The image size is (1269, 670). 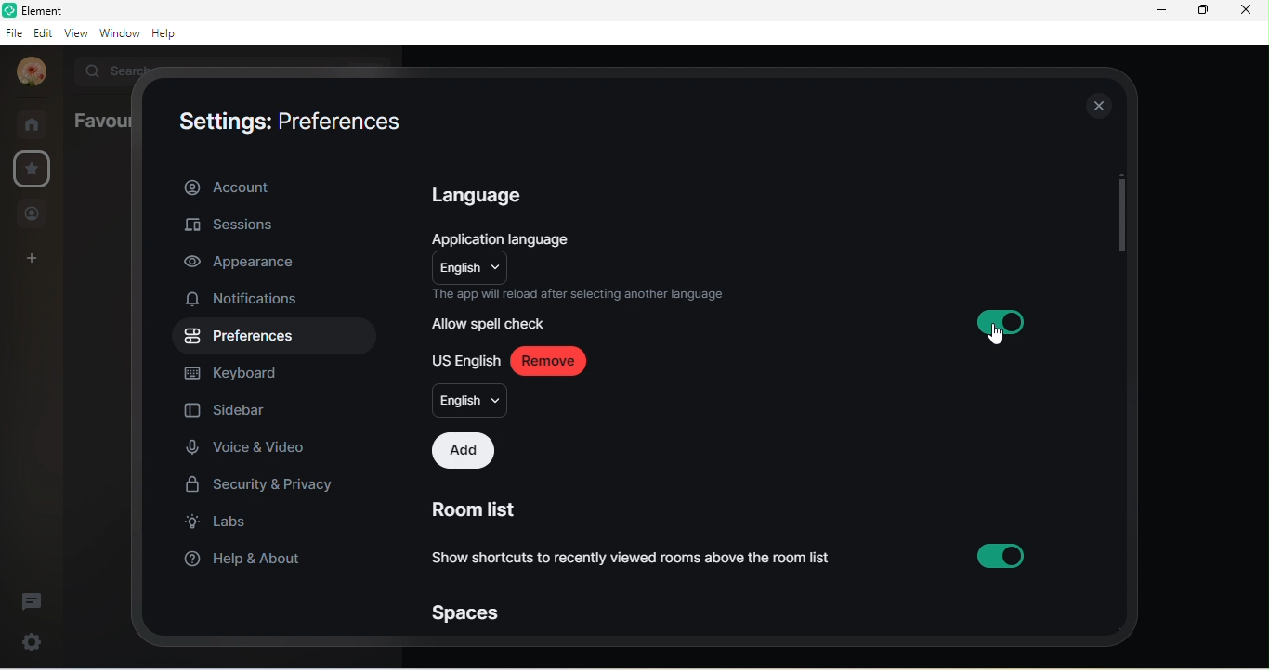 I want to click on security and privacy, so click(x=263, y=483).